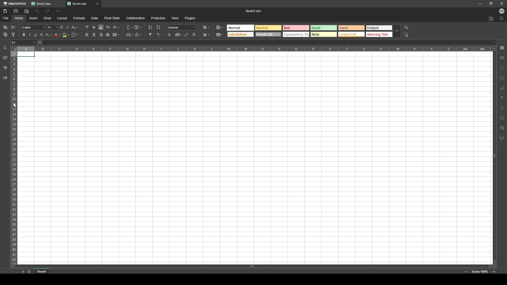 The image size is (507, 285). I want to click on paste, so click(5, 35).